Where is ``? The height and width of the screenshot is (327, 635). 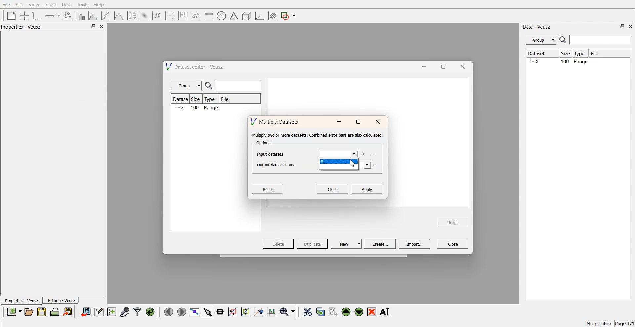  is located at coordinates (541, 40).